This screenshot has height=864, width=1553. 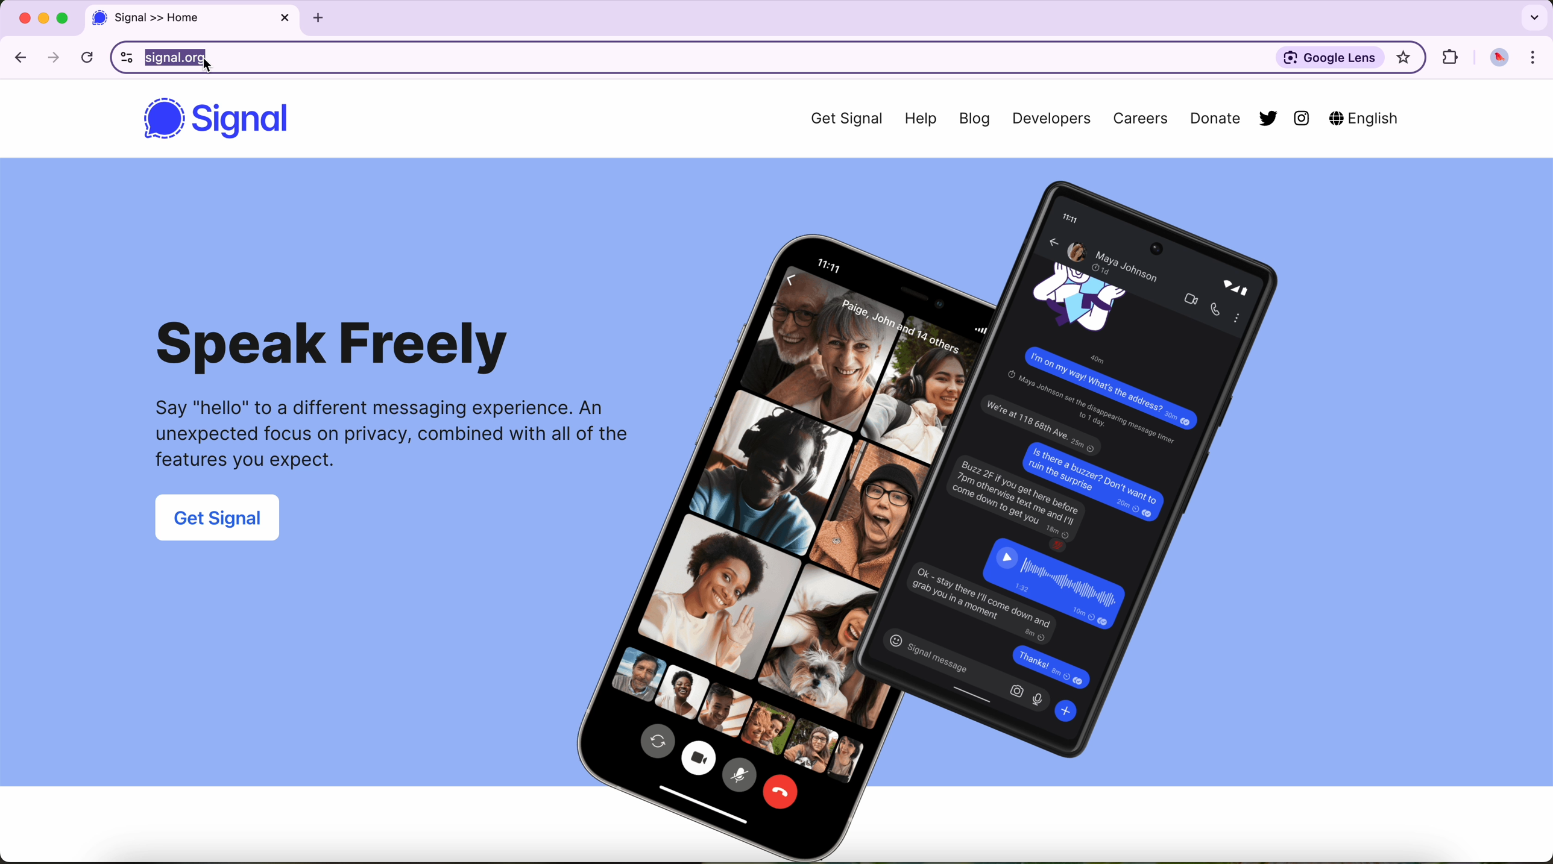 I want to click on Careers, so click(x=1139, y=120).